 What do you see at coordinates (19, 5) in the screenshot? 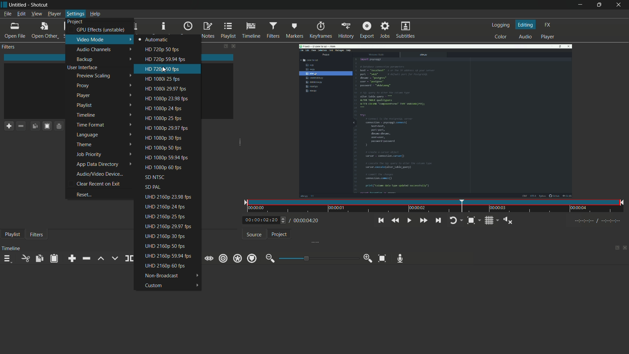
I see `project name` at bounding box center [19, 5].